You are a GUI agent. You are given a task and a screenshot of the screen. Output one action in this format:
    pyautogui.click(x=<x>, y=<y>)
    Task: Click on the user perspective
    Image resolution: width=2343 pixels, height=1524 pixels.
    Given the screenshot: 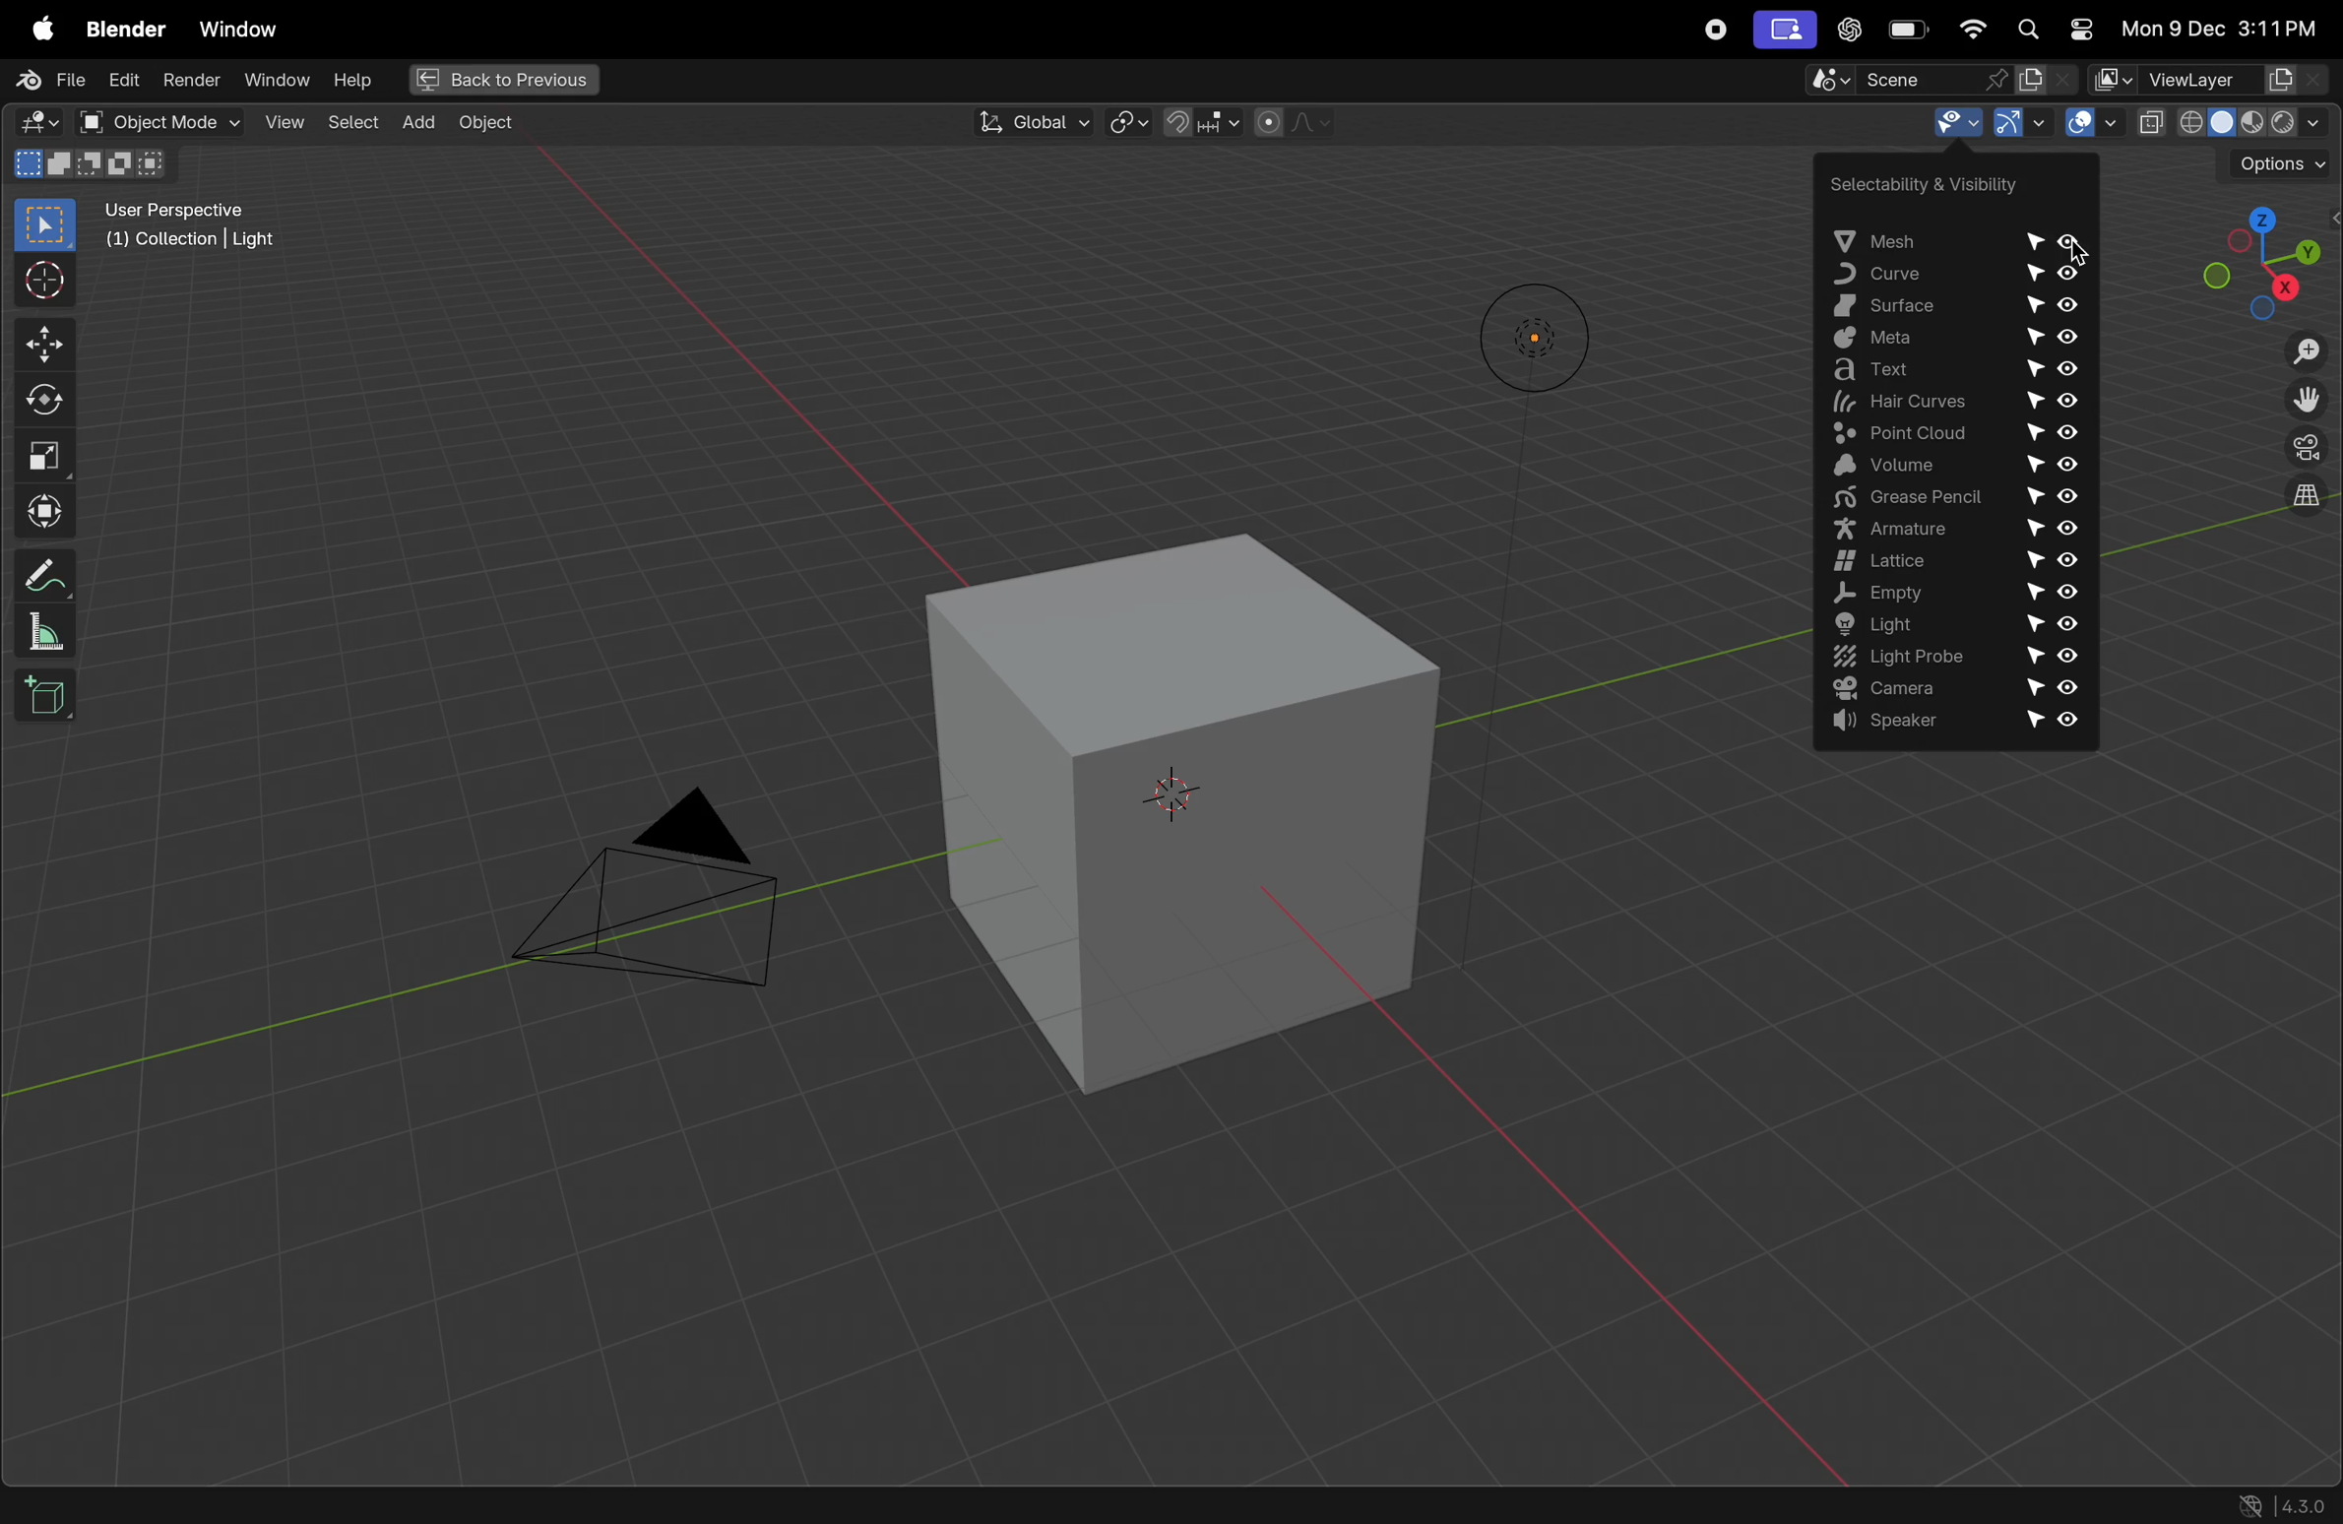 What is the action you would take?
    pyautogui.click(x=206, y=226)
    